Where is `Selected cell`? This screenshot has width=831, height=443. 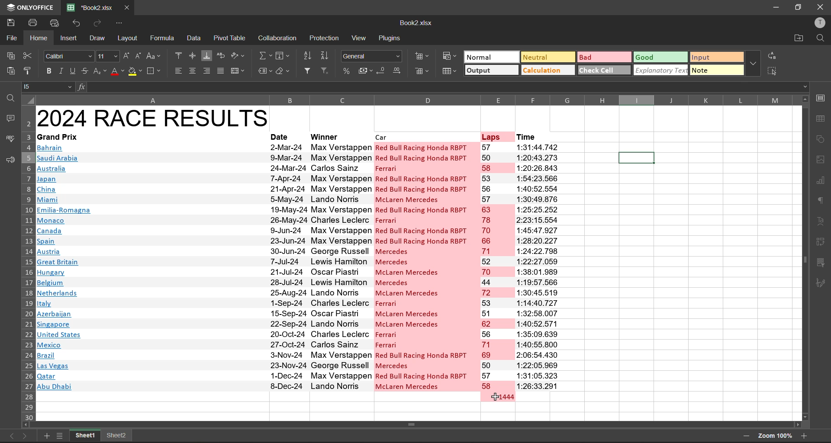
Selected cell is located at coordinates (638, 158).